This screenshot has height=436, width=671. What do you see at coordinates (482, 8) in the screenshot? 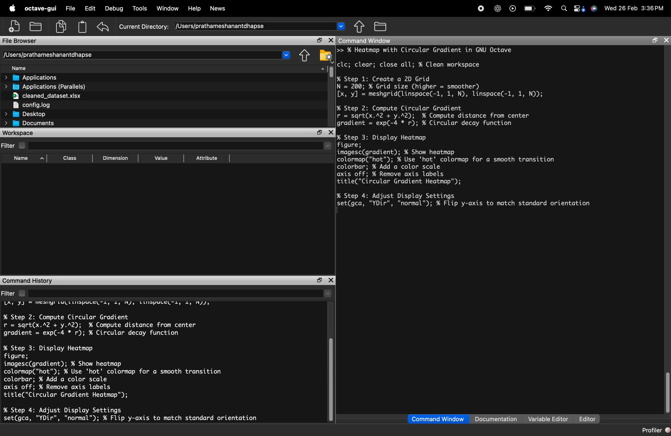
I see `recording` at bounding box center [482, 8].